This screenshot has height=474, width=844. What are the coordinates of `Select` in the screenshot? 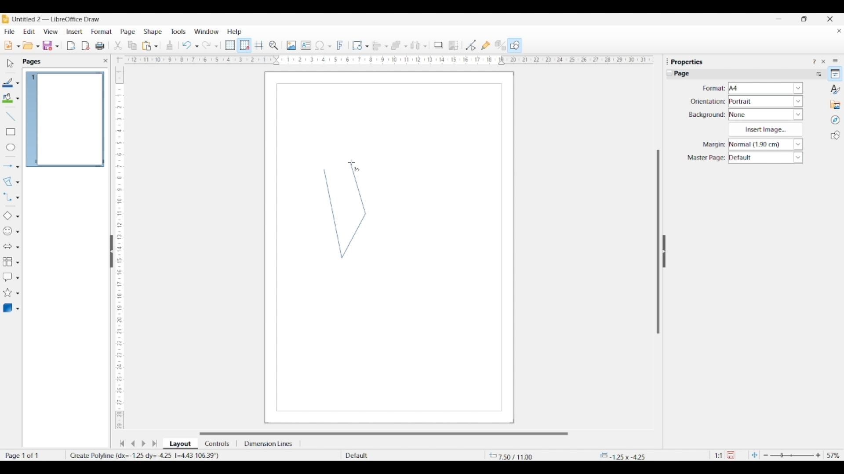 It's located at (11, 63).